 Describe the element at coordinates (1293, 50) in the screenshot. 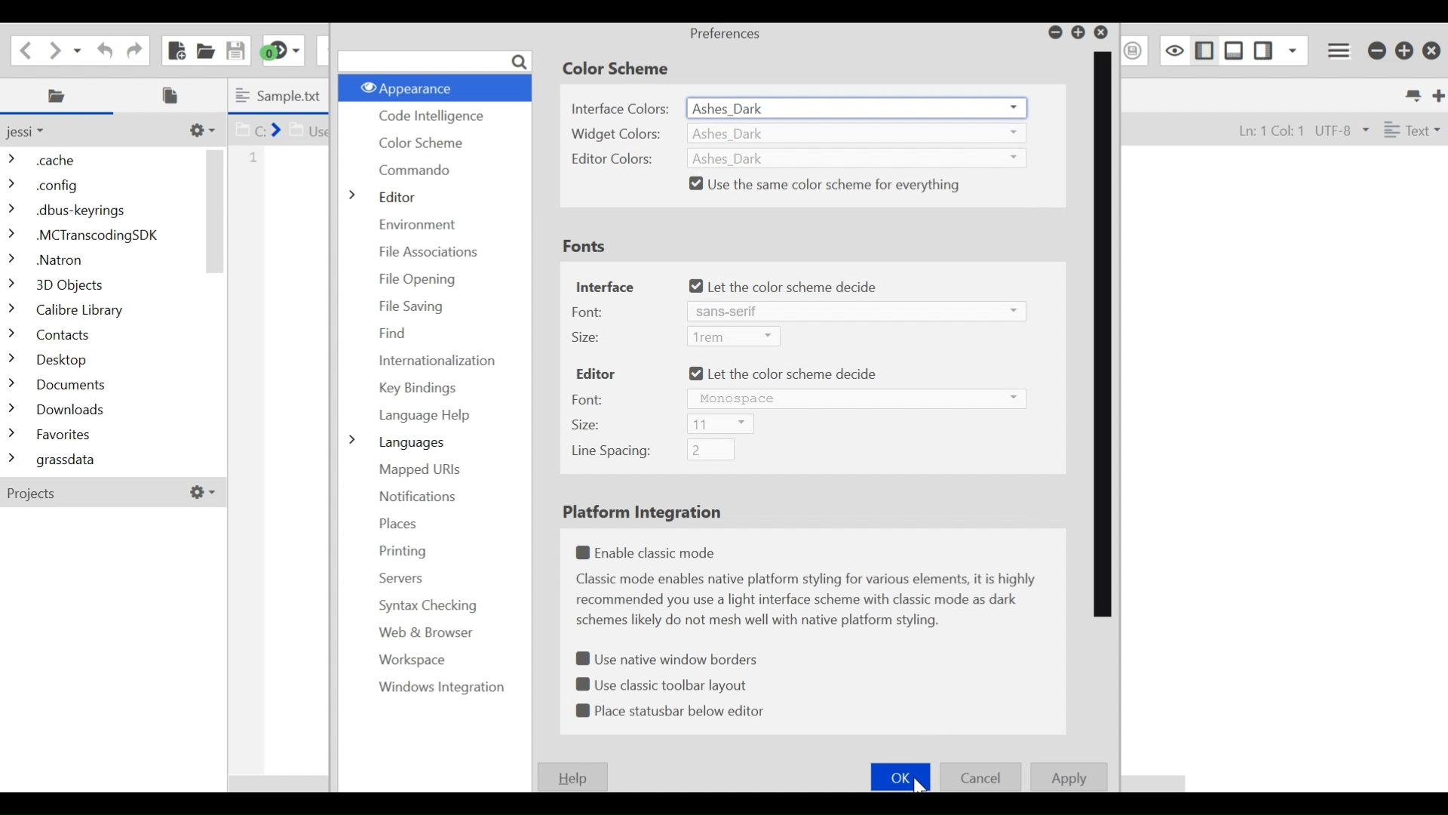

I see `Show specific Sidebar` at that location.